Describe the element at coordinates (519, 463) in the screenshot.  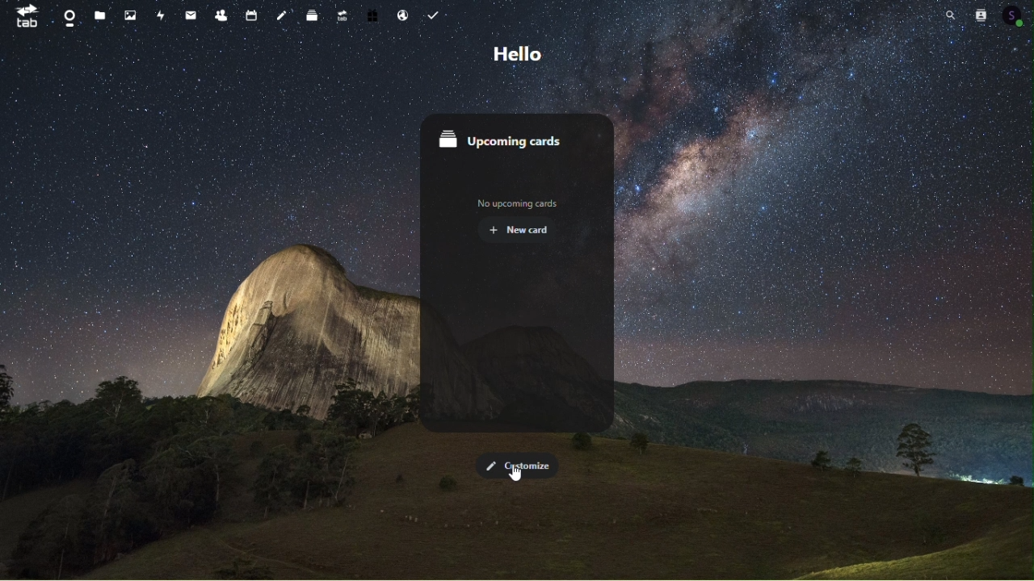
I see `Customise` at that location.